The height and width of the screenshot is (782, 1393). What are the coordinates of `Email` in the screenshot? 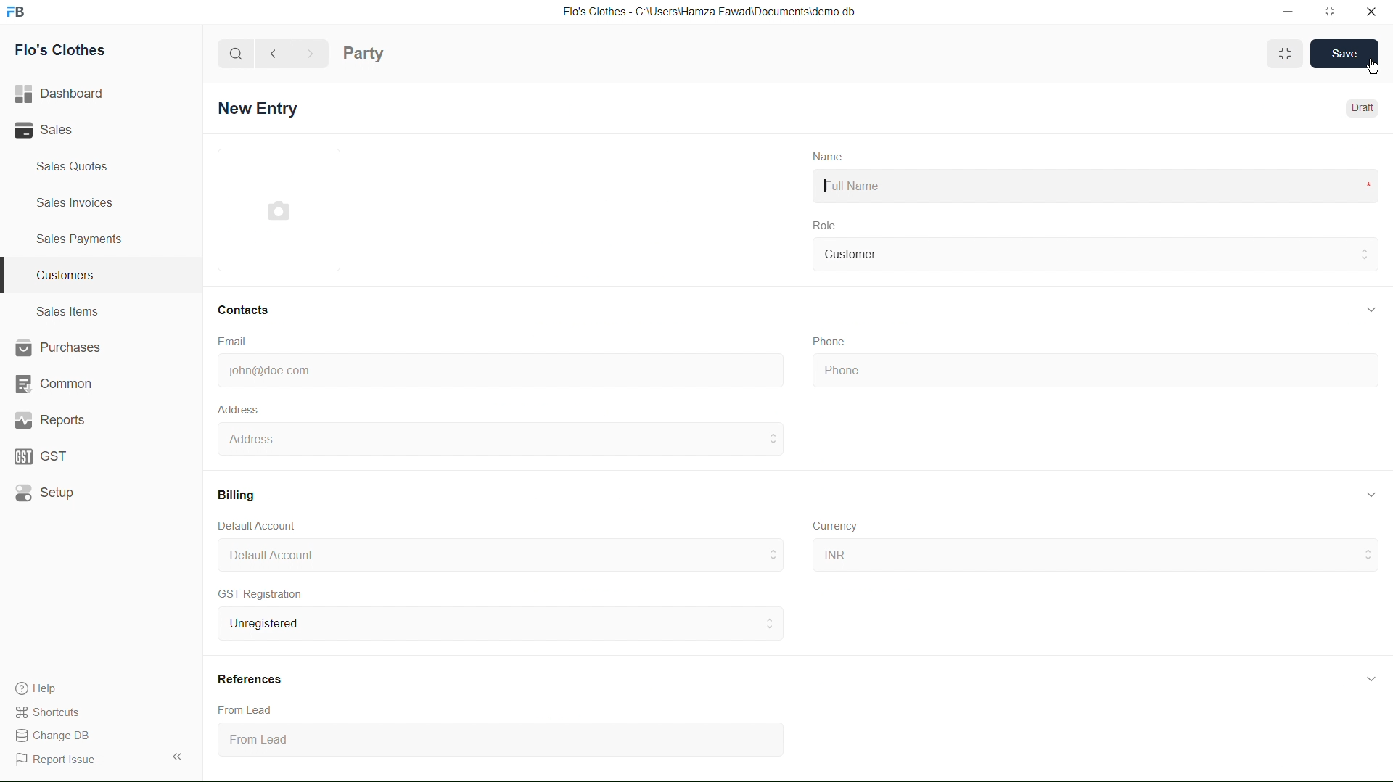 It's located at (234, 341).